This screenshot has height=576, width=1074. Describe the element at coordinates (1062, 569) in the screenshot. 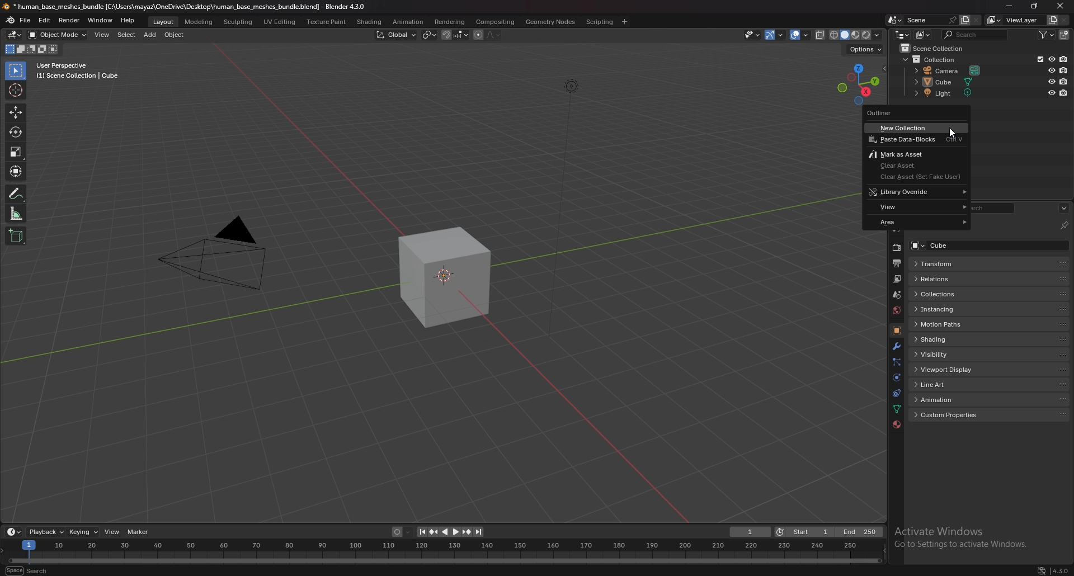

I see `version` at that location.